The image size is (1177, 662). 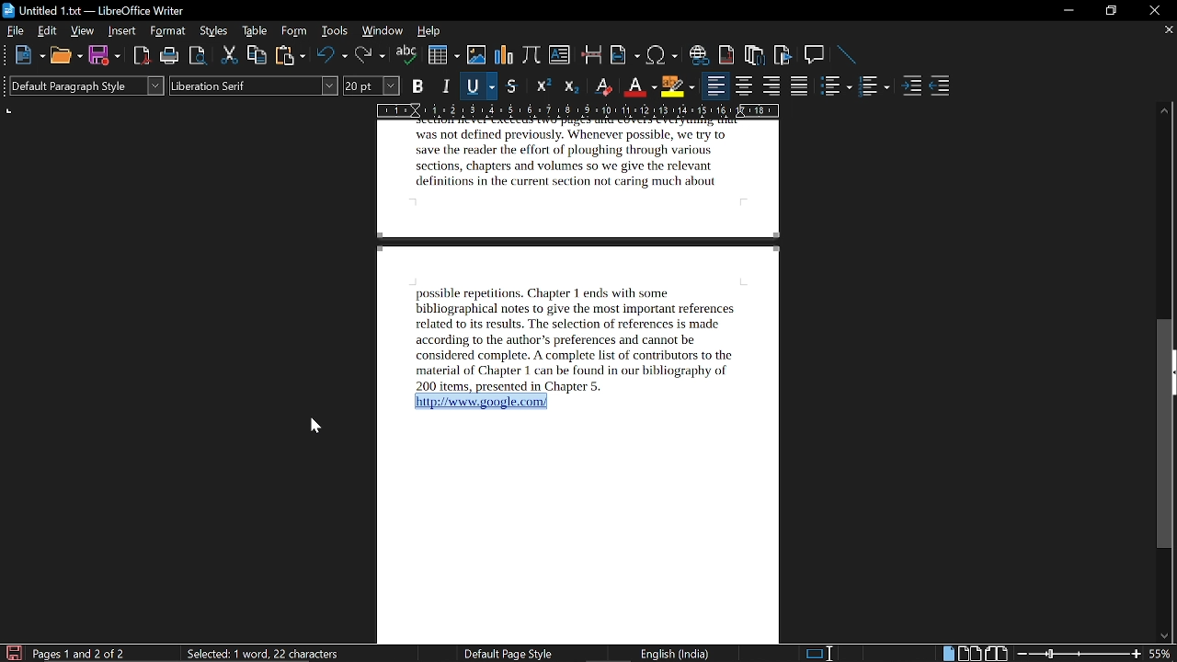 I want to click on book view, so click(x=996, y=652).